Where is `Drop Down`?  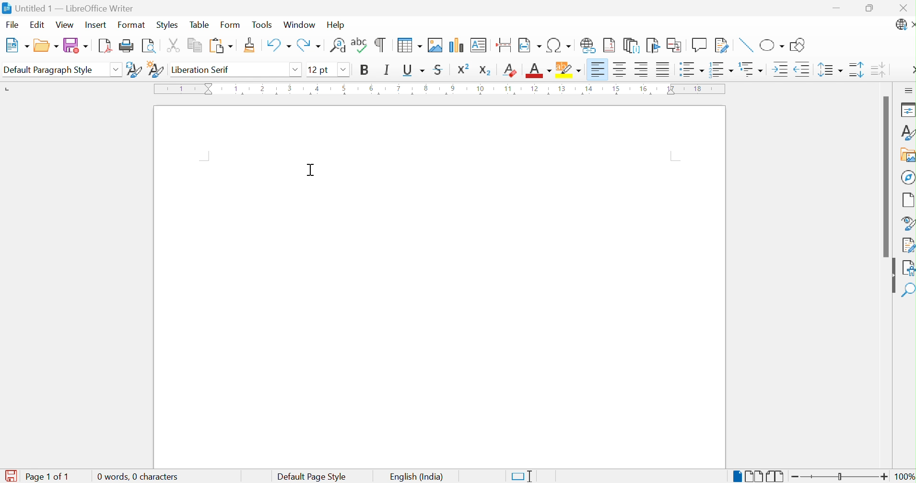 Drop Down is located at coordinates (297, 70).